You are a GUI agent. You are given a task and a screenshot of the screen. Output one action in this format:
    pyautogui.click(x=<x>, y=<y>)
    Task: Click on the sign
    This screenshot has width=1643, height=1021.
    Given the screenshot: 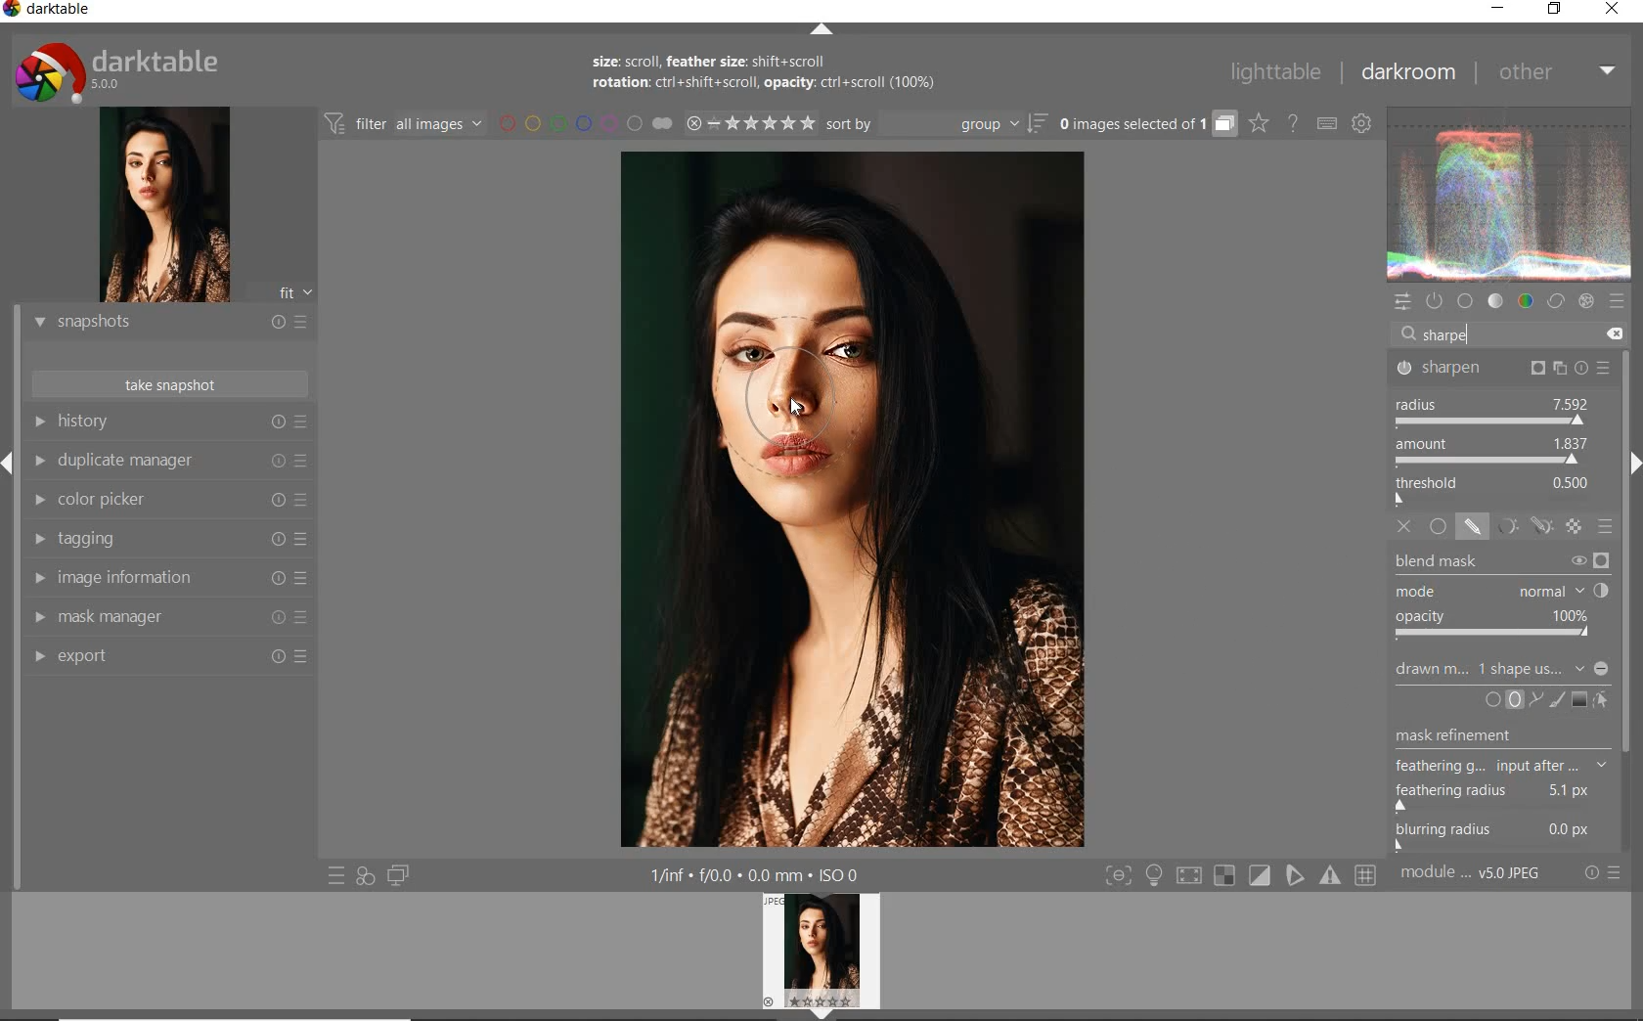 What is the action you would take?
    pyautogui.click(x=1297, y=876)
    